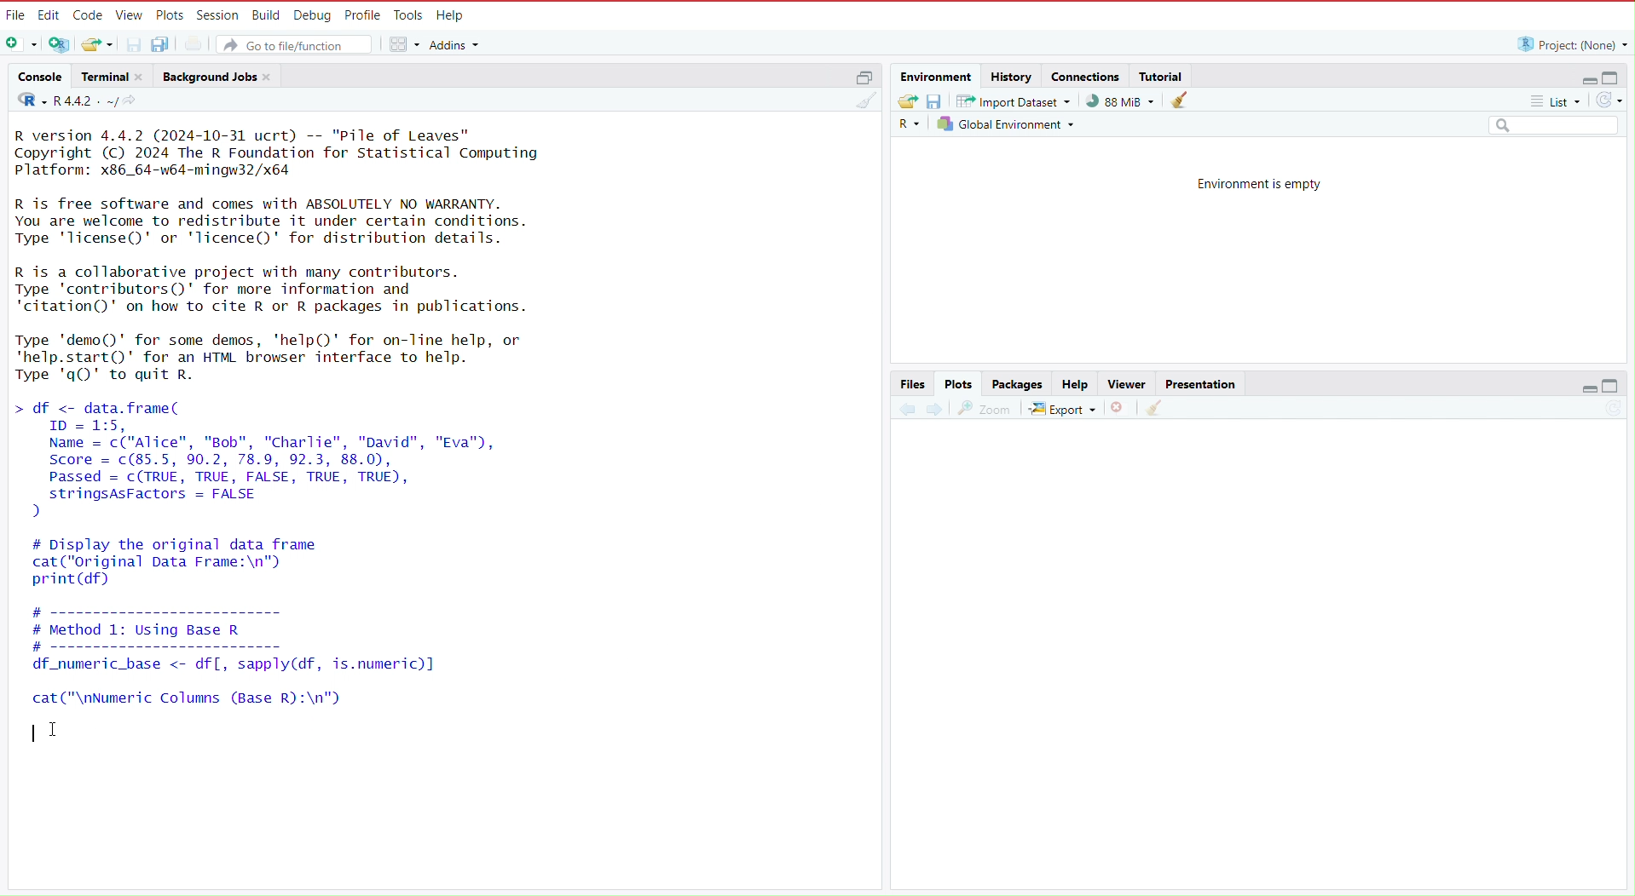 Image resolution: width=1635 pixels, height=896 pixels. I want to click on clear all plots, so click(1155, 410).